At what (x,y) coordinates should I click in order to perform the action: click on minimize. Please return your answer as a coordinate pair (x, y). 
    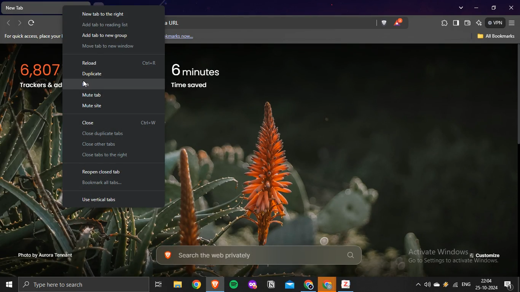
    Looking at the image, I should click on (477, 7).